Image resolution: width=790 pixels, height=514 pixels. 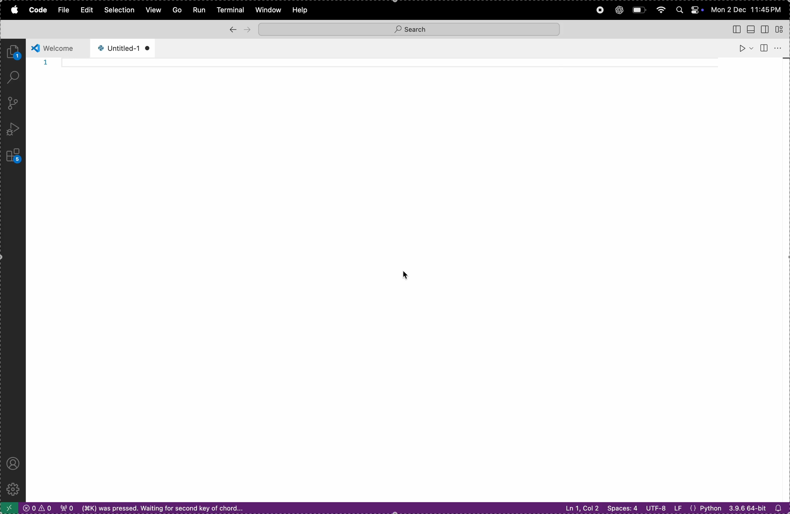 What do you see at coordinates (230, 10) in the screenshot?
I see `terminal` at bounding box center [230, 10].